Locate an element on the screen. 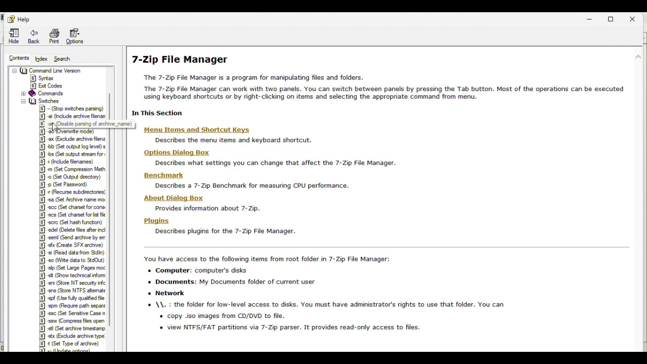 The height and width of the screenshot is (364, 647). overwrte mode) is located at coordinates (69, 132).